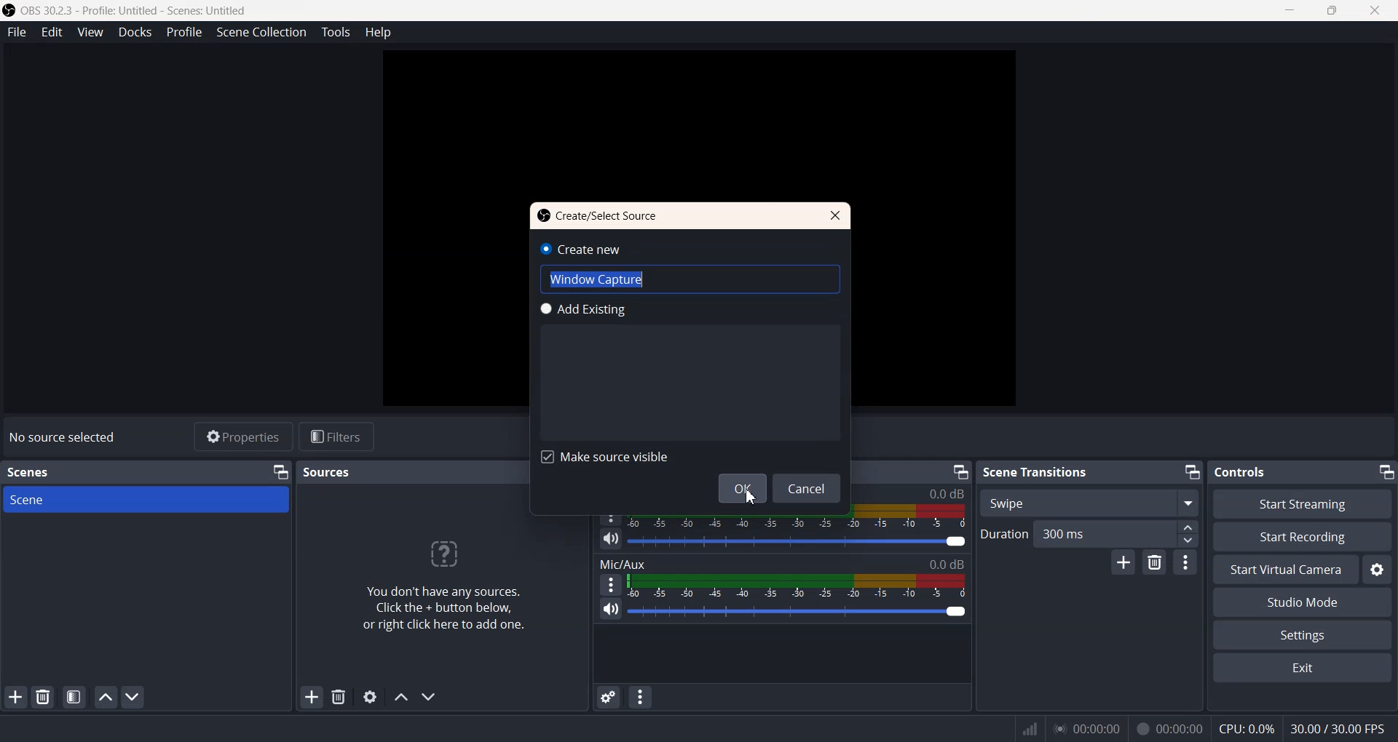  What do you see at coordinates (781, 564) in the screenshot?
I see `Mic/Aux 0.0 dB` at bounding box center [781, 564].